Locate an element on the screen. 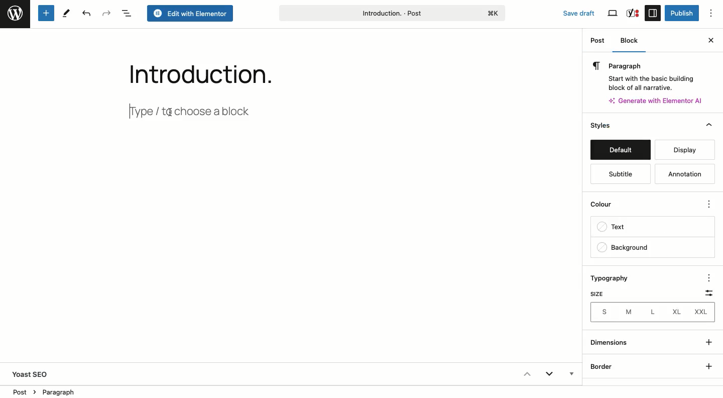 Image resolution: width=723 pixels, height=398 pixels. Annotation is located at coordinates (686, 174).